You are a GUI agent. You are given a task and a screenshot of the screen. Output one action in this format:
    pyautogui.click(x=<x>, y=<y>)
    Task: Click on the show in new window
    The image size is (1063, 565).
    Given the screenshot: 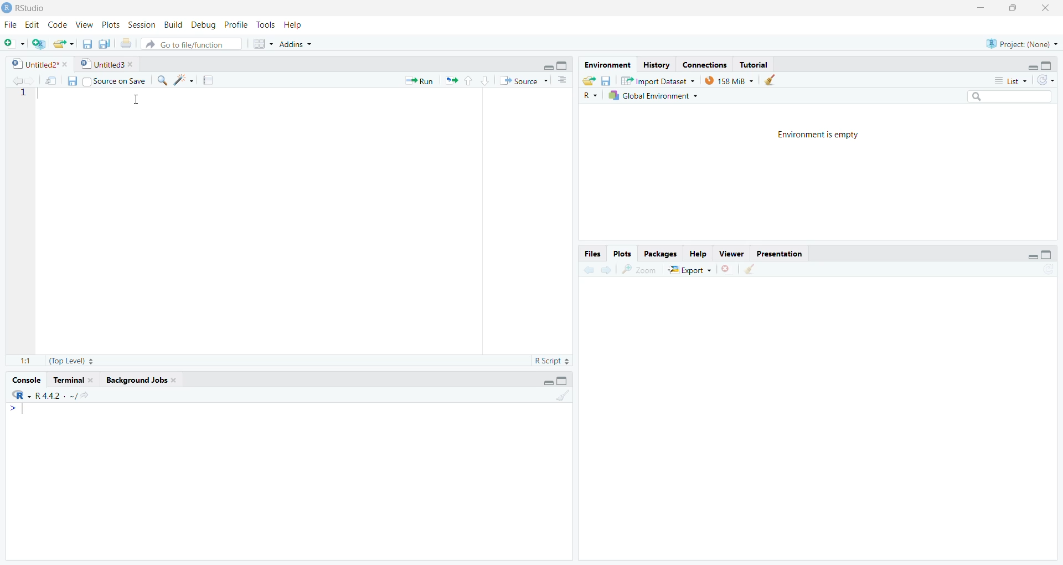 What is the action you would take?
    pyautogui.click(x=758, y=269)
    